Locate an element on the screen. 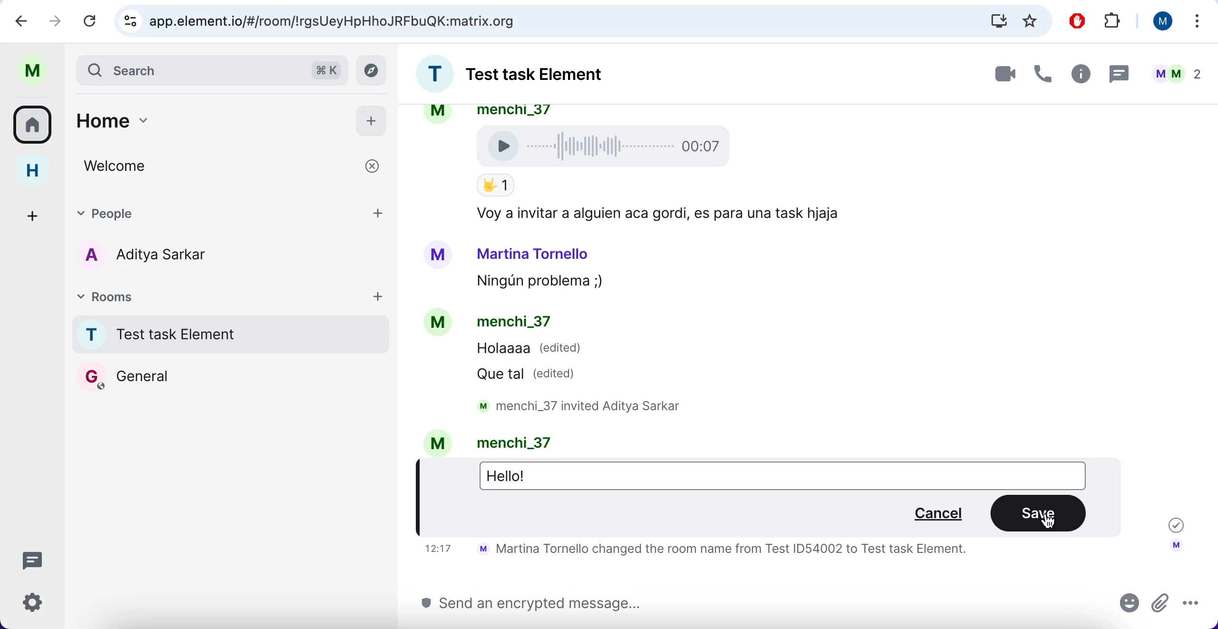 This screenshot has height=629, width=1218. emoji is located at coordinates (1130, 606).